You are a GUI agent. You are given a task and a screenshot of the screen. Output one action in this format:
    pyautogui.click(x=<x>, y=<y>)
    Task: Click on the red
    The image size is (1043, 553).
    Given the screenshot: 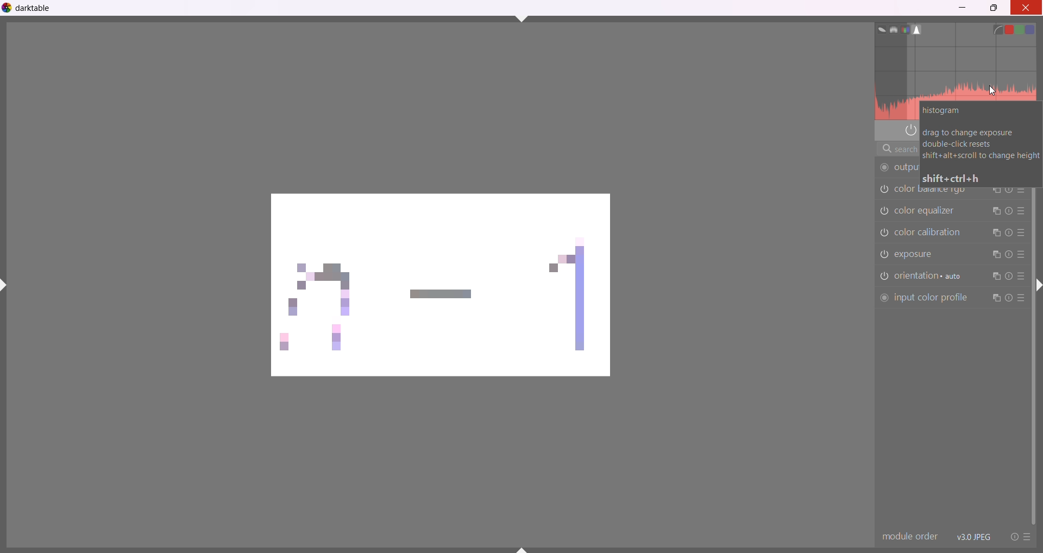 What is the action you would take?
    pyautogui.click(x=1010, y=27)
    